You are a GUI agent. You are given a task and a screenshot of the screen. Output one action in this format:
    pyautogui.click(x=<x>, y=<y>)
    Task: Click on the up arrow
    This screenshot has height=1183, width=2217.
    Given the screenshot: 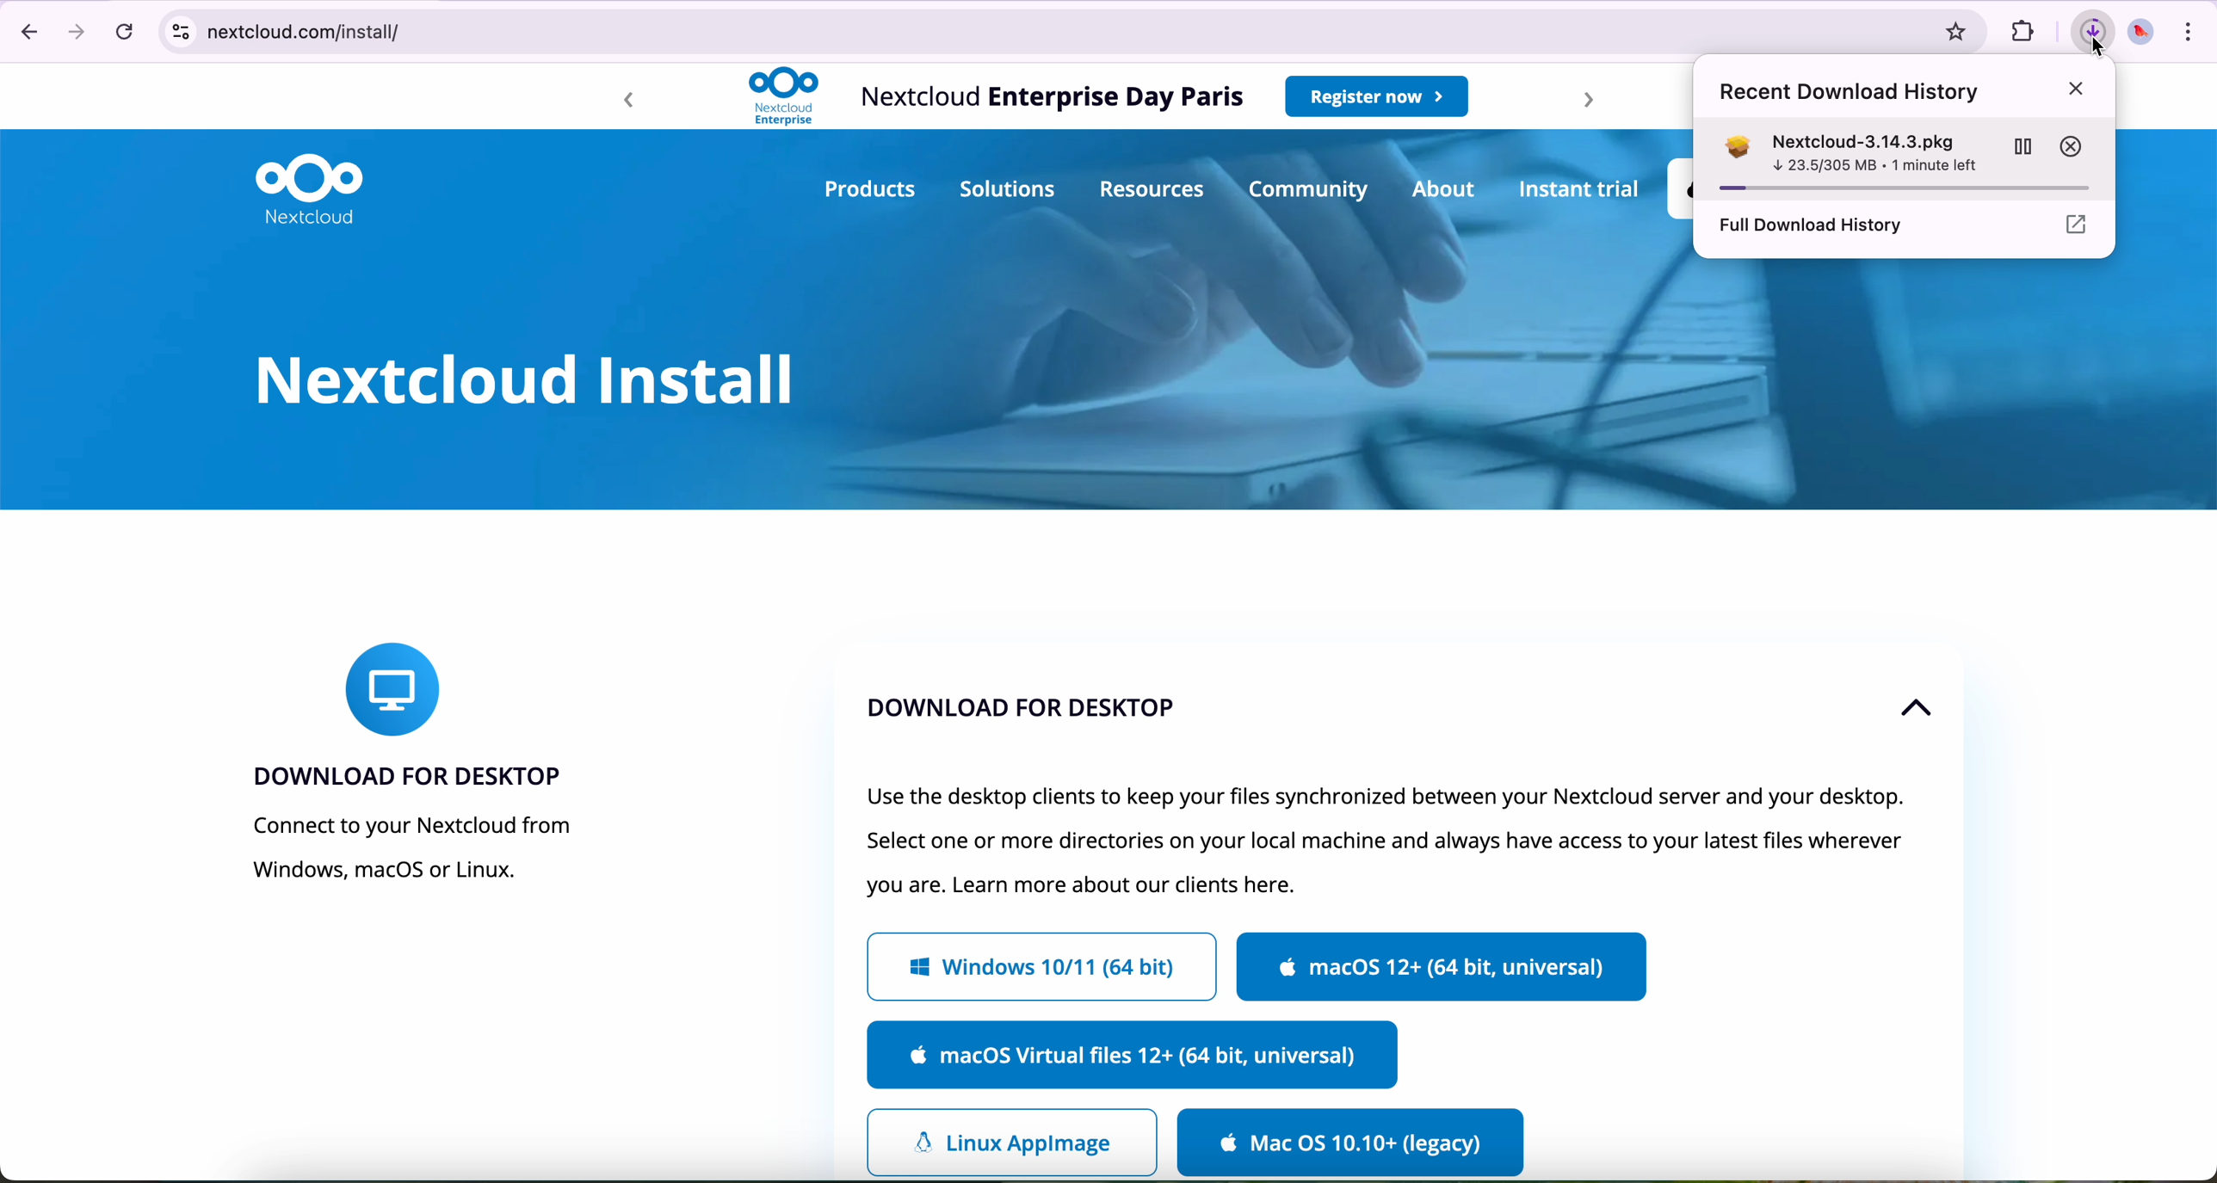 What is the action you would take?
    pyautogui.click(x=1911, y=710)
    